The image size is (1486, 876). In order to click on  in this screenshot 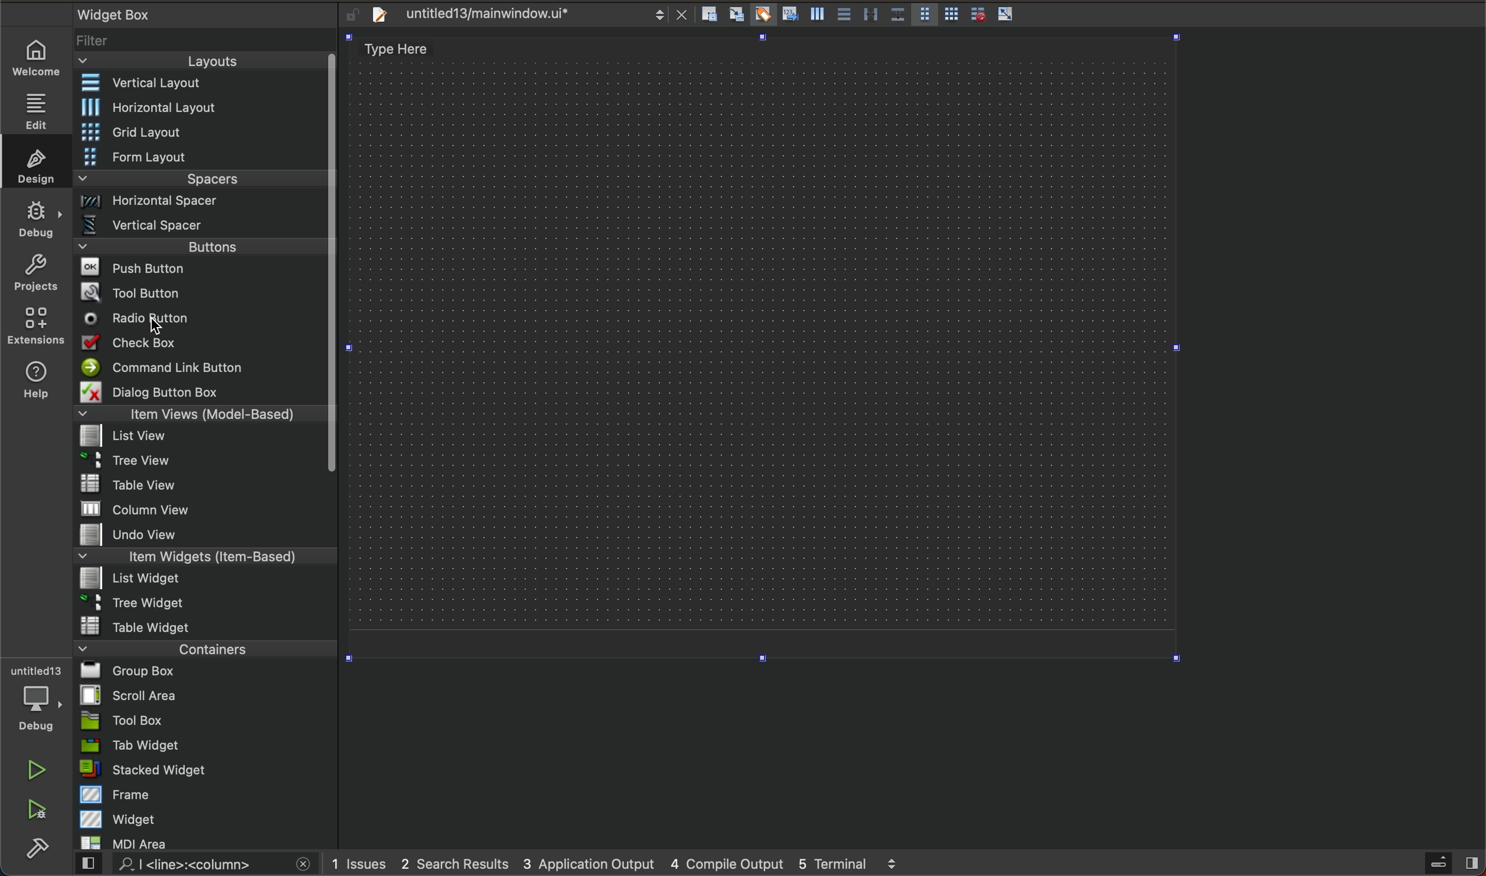, I will do `click(952, 15)`.